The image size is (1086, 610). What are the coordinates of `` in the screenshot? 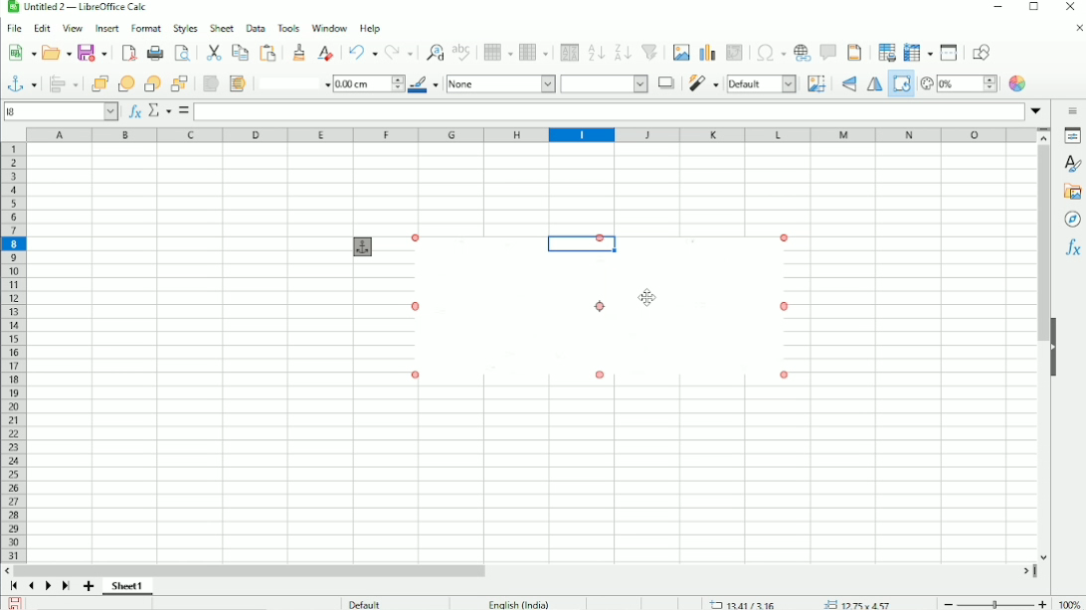 It's located at (180, 83).